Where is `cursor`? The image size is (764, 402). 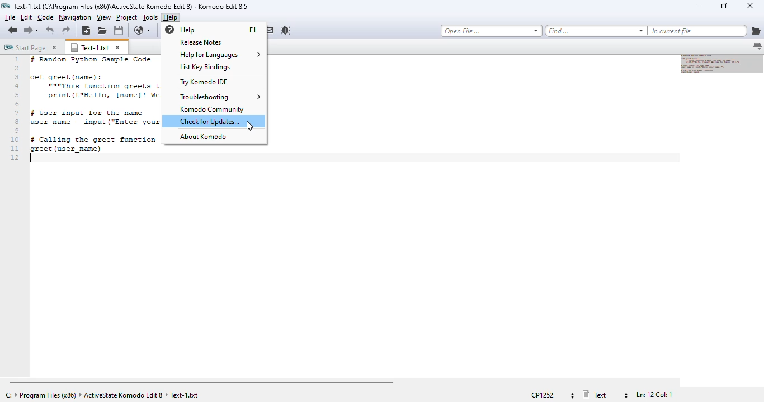 cursor is located at coordinates (250, 126).